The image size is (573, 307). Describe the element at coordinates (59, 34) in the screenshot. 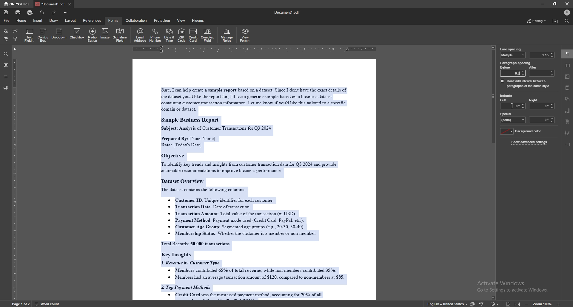

I see `dropdown` at that location.